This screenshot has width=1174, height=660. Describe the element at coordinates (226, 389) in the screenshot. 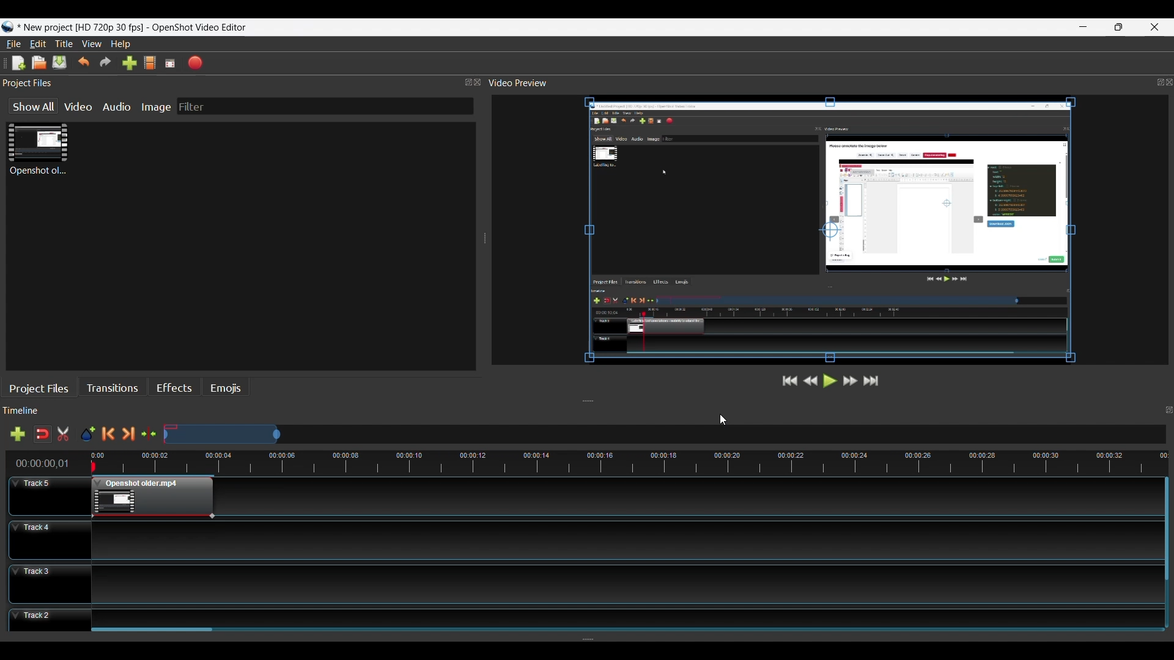

I see `Emojis` at that location.